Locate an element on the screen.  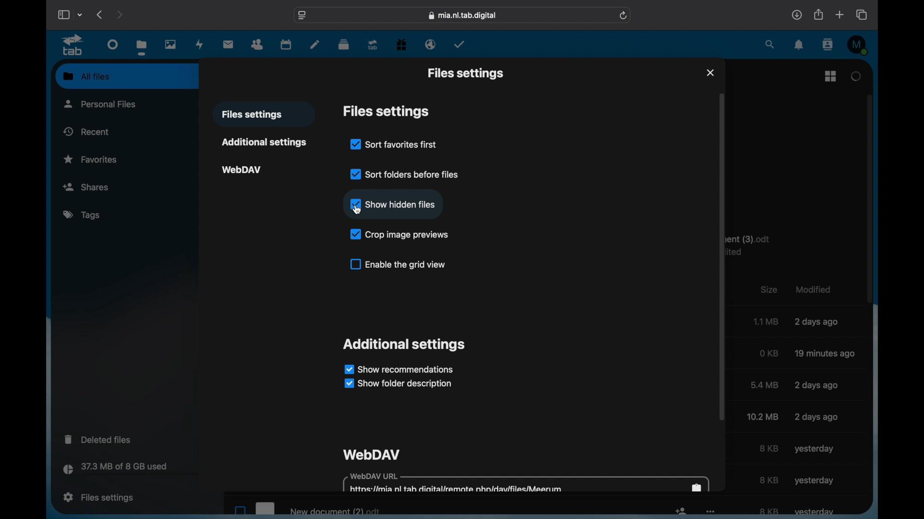
close is located at coordinates (710, 73).